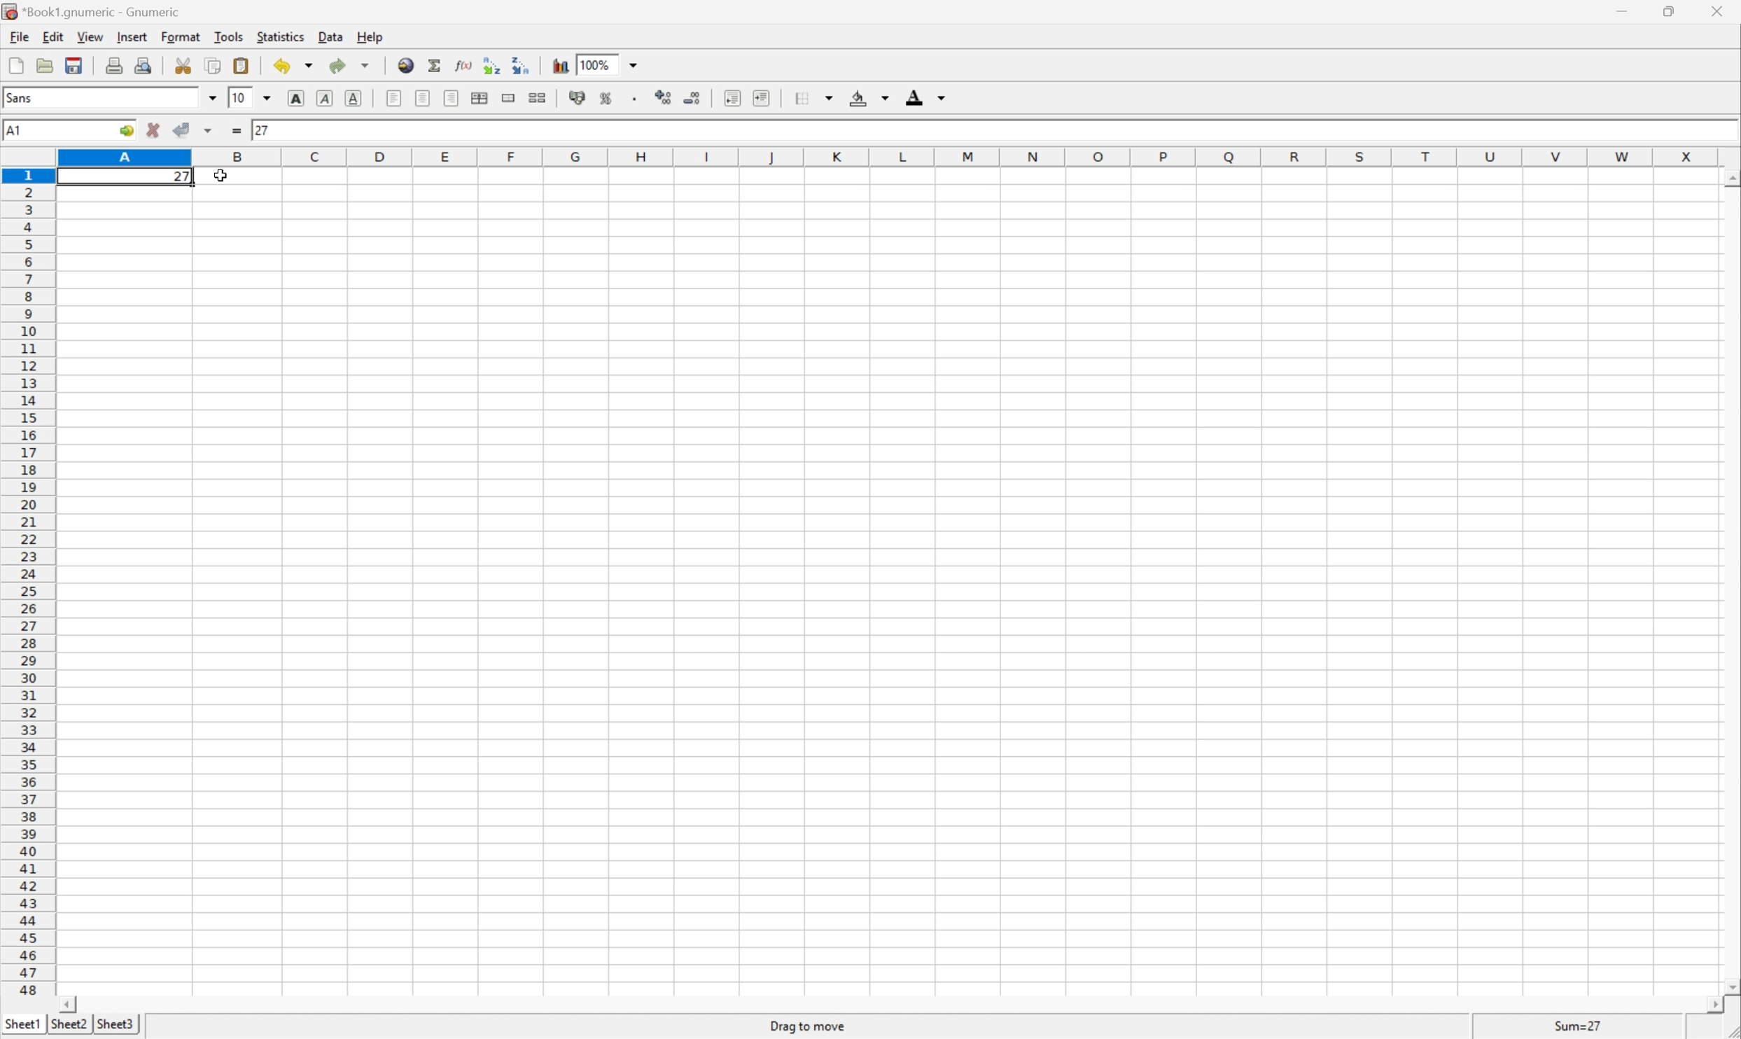  Describe the element at coordinates (636, 98) in the screenshot. I see `Set the format of the selected cells to include a thousands separator` at that location.